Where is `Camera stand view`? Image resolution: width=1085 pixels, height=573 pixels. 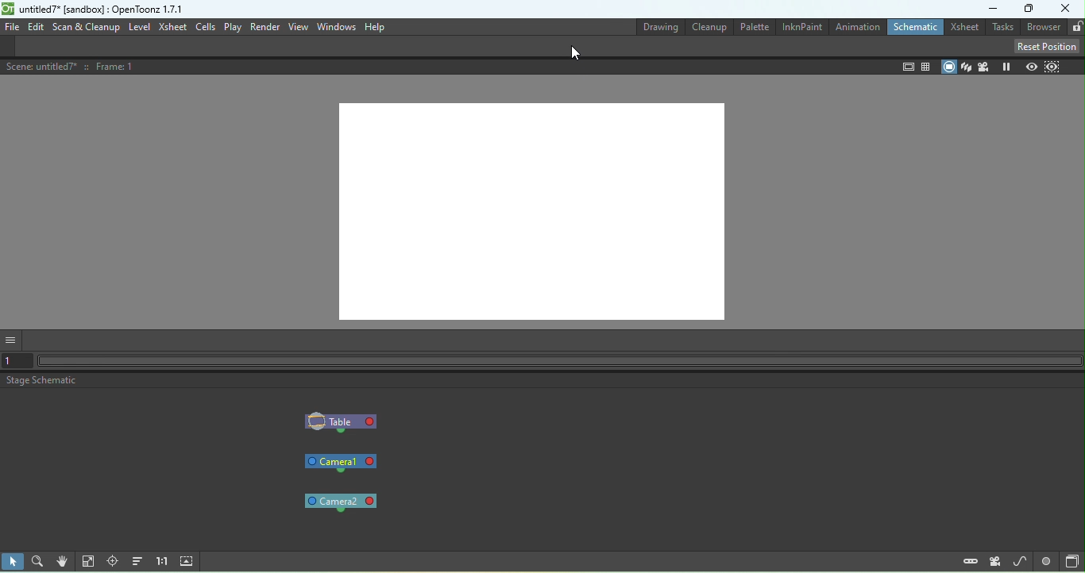 Camera stand view is located at coordinates (948, 67).